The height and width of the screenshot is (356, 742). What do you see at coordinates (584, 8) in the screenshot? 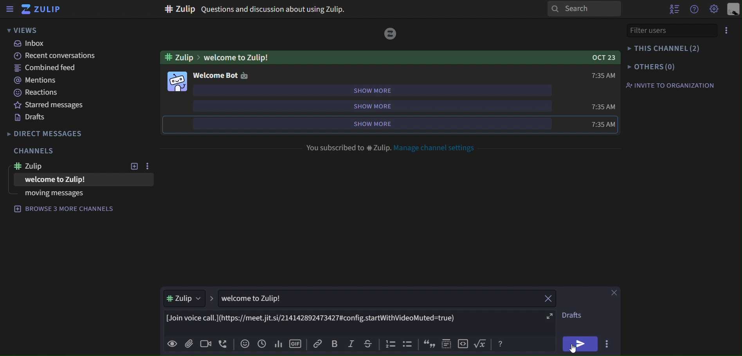
I see `search` at bounding box center [584, 8].